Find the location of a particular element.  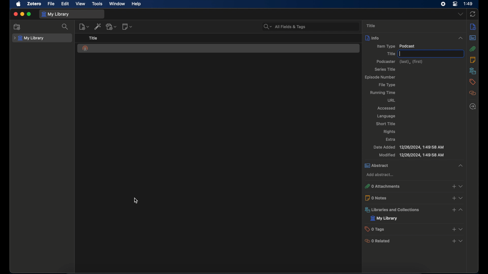

new collection is located at coordinates (18, 27).